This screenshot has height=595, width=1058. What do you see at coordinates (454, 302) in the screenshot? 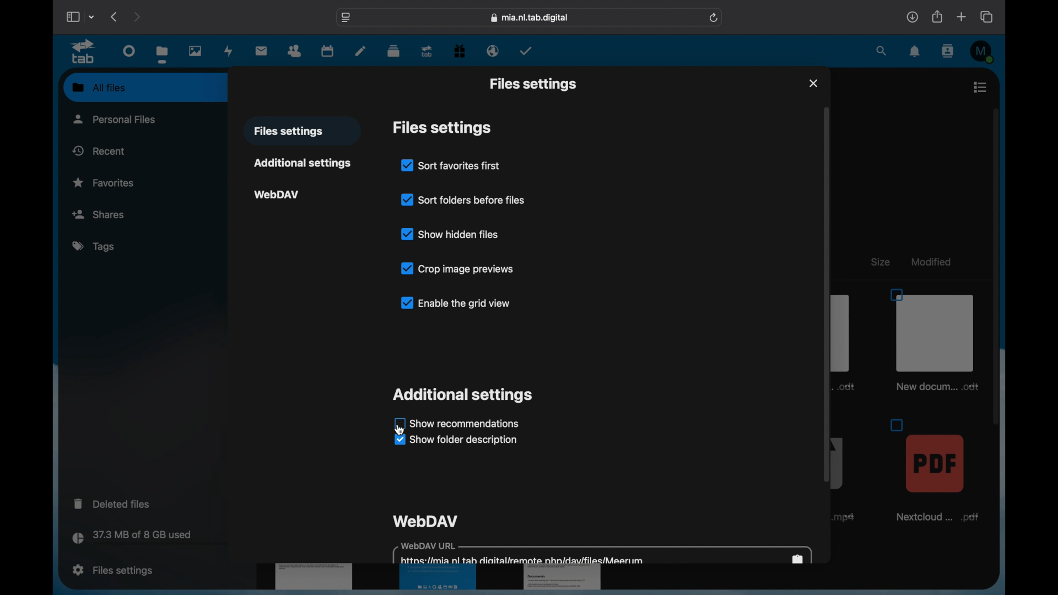
I see `enable the grid view` at bounding box center [454, 302].